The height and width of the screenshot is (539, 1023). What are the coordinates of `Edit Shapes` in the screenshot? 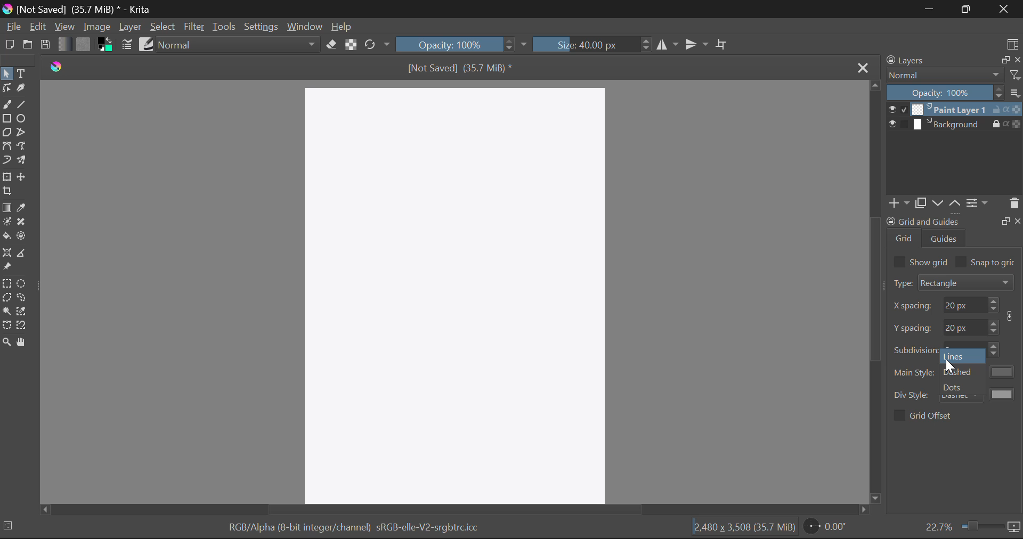 It's located at (6, 89).